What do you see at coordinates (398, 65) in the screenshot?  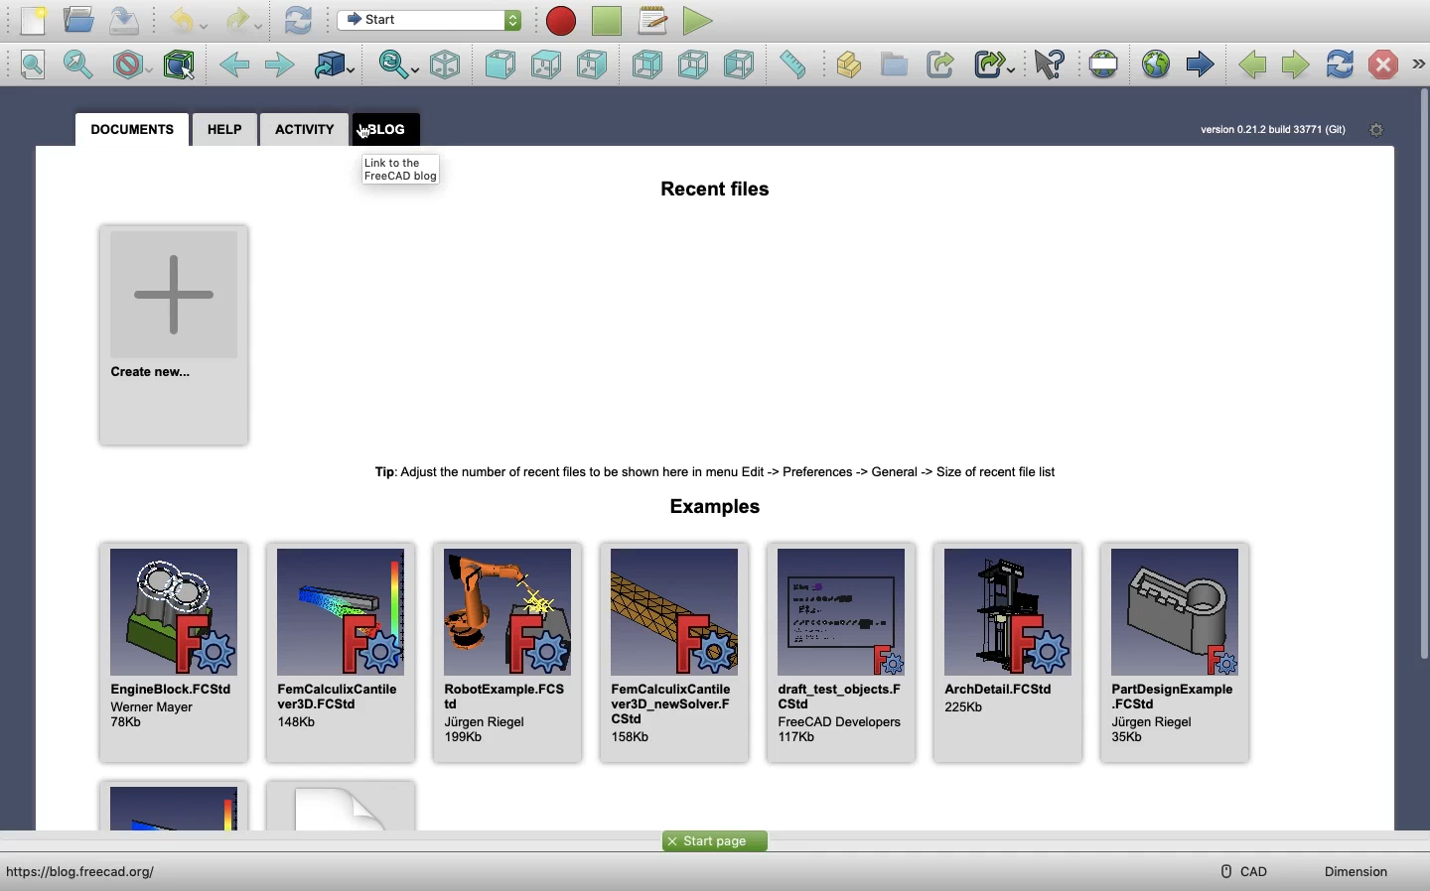 I see `Fit Selection` at bounding box center [398, 65].